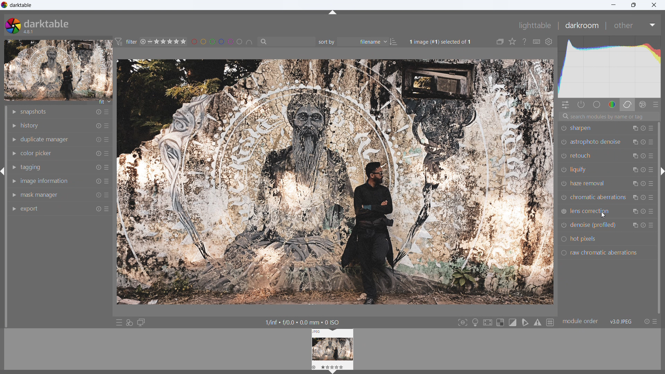  Describe the element at coordinates (462, 322) in the screenshot. I see `toggle focus-peaking mode` at that location.